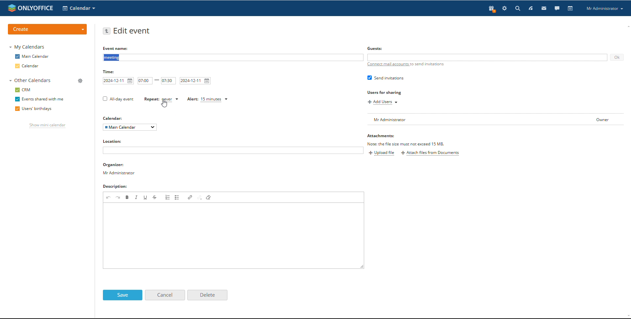  Describe the element at coordinates (504, 8) in the screenshot. I see `settings` at that location.